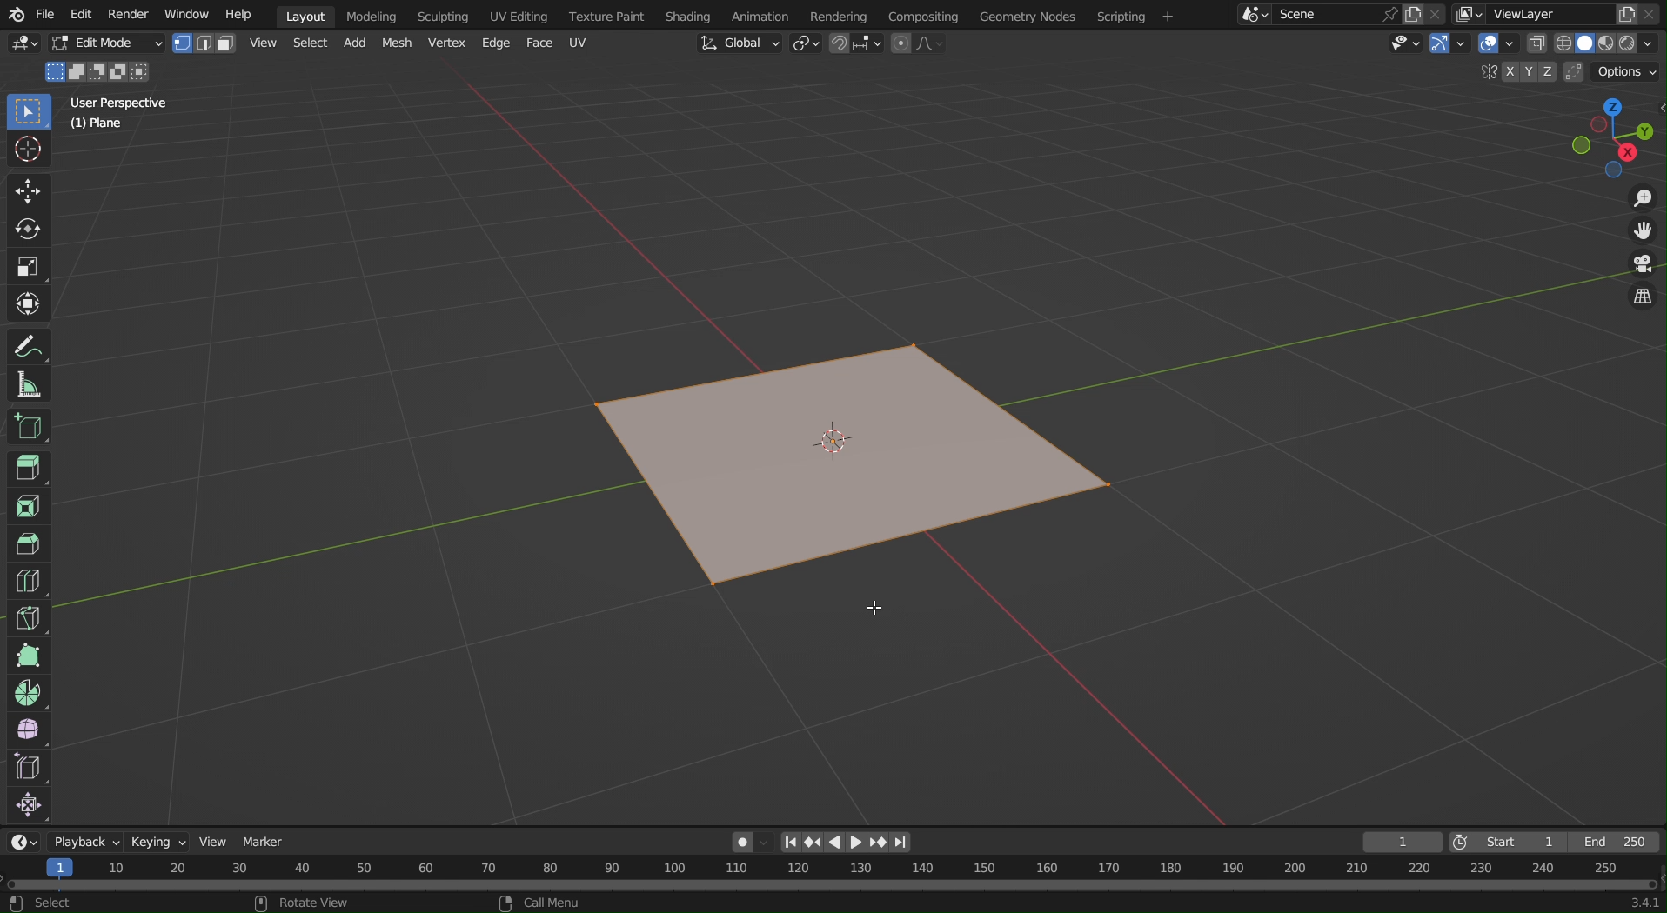  What do you see at coordinates (216, 842) in the screenshot?
I see `View` at bounding box center [216, 842].